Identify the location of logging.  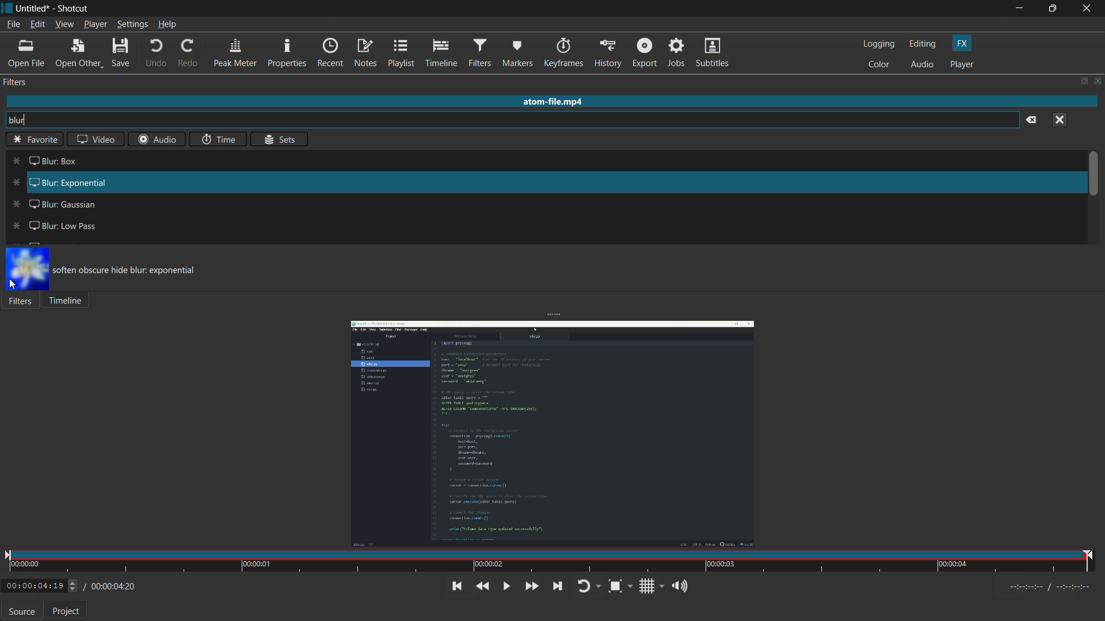
(879, 44).